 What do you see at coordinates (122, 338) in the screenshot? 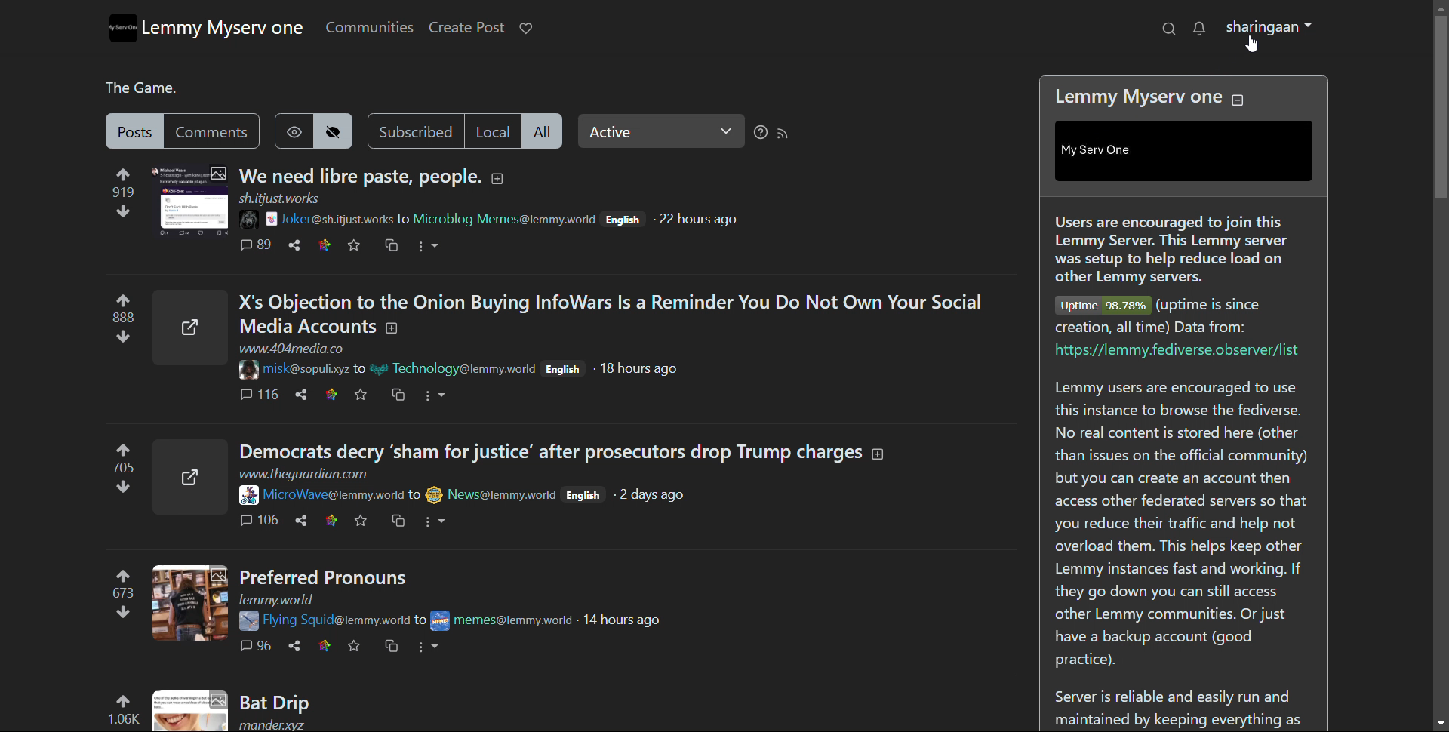
I see ` downvotes` at bounding box center [122, 338].